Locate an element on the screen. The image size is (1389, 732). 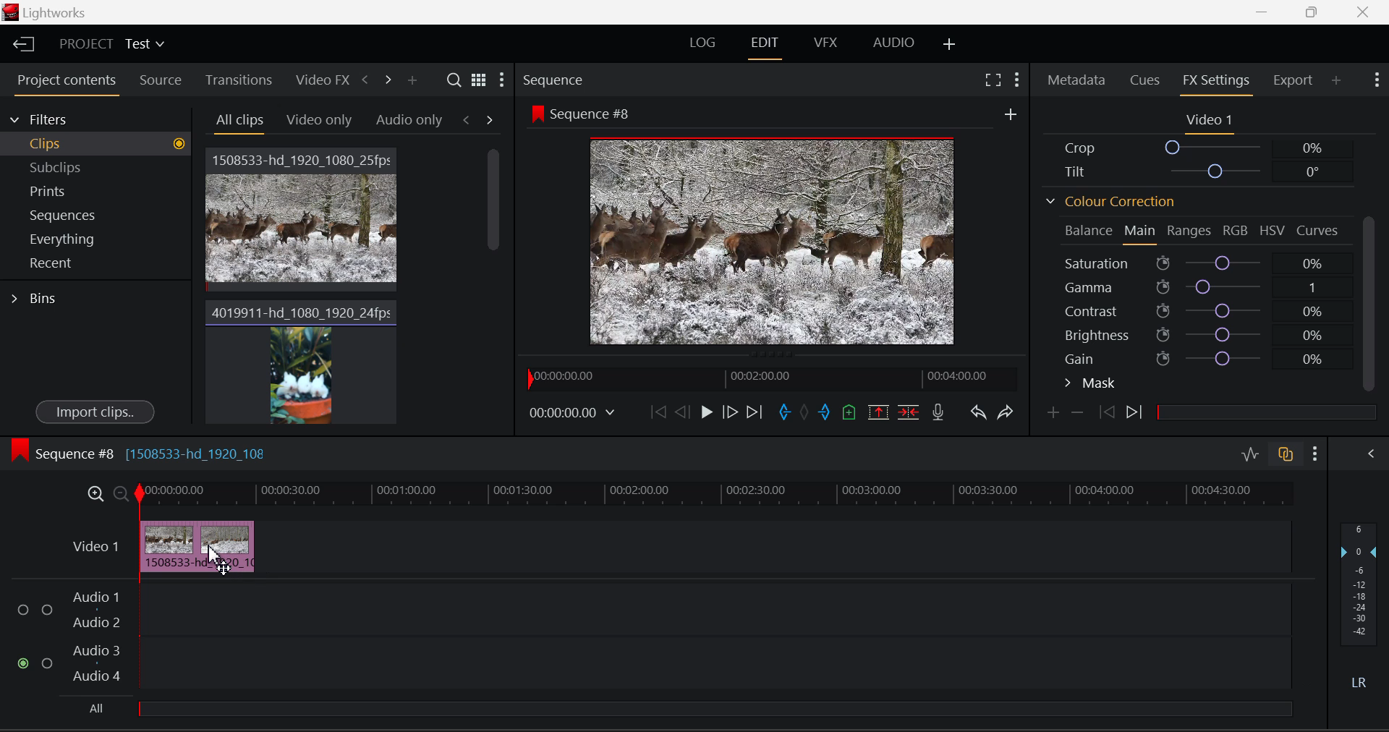
Remove keyframe is located at coordinates (1078, 414).